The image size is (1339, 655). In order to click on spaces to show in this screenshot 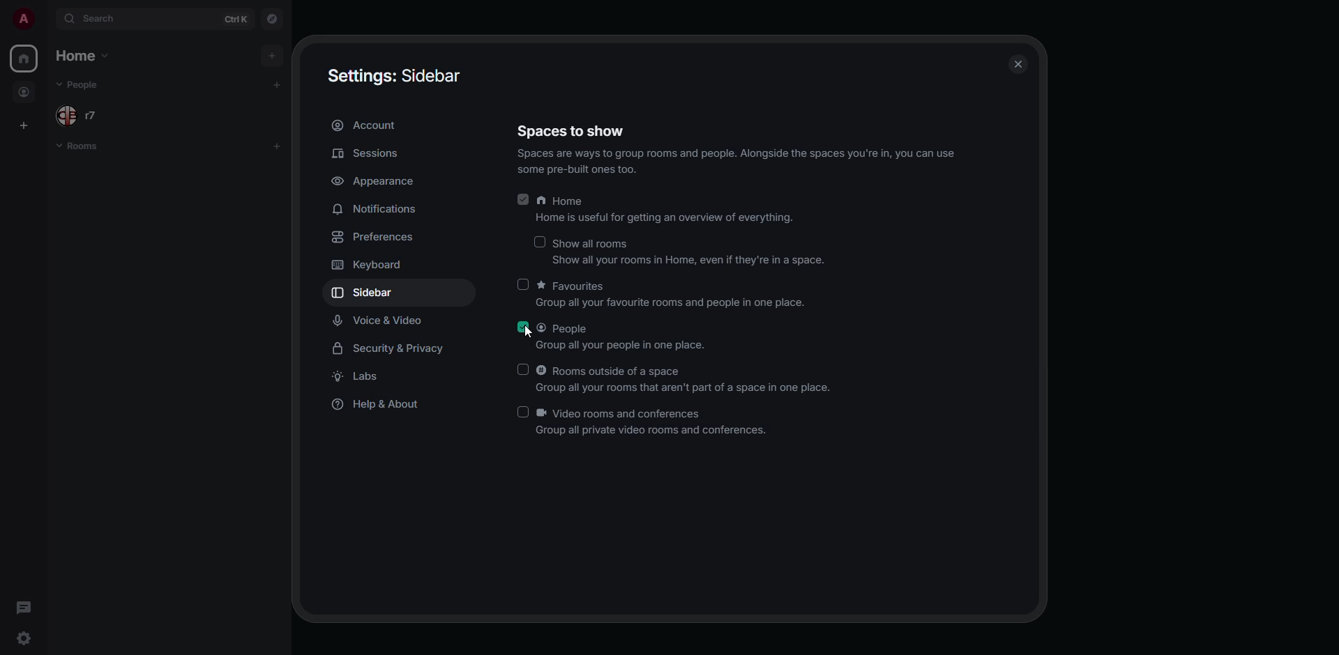, I will do `click(576, 132)`.